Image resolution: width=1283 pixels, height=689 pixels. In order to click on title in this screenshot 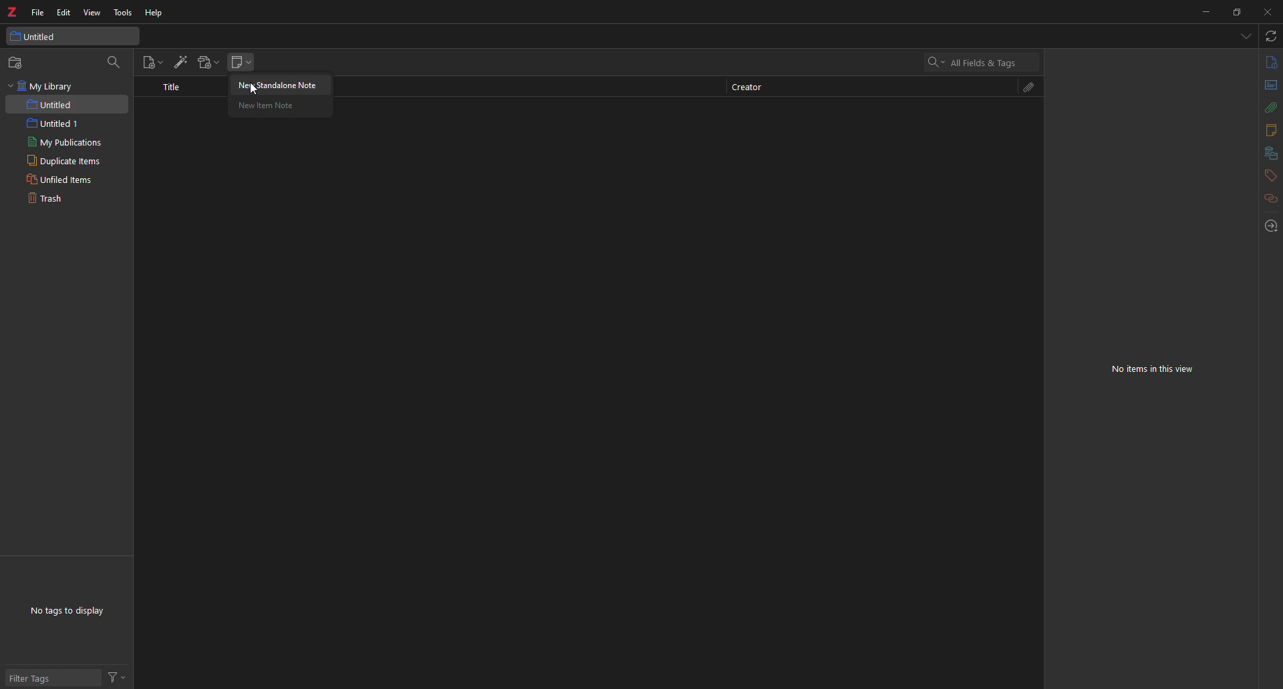, I will do `click(177, 91)`.